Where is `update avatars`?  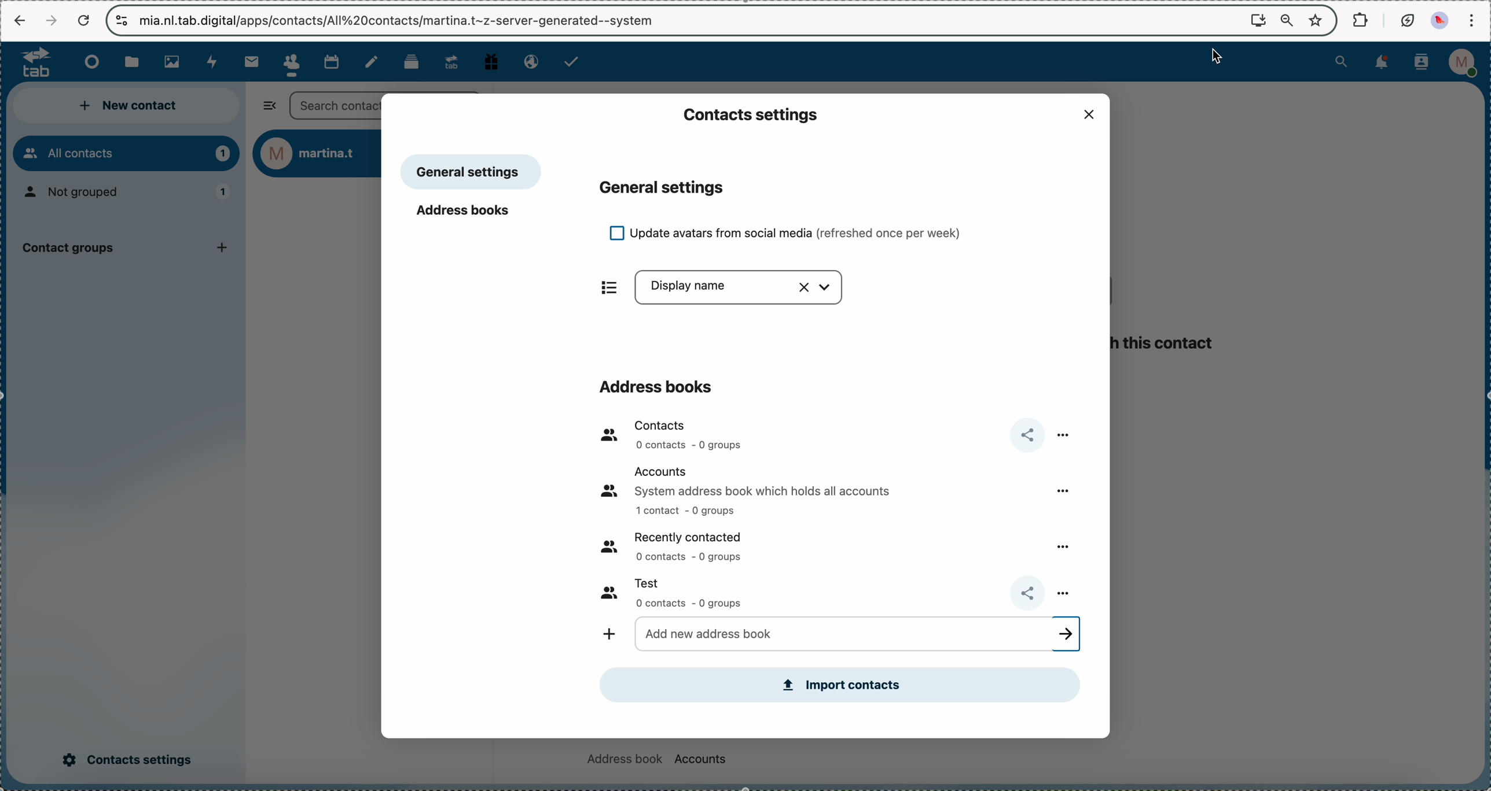
update avatars is located at coordinates (790, 231).